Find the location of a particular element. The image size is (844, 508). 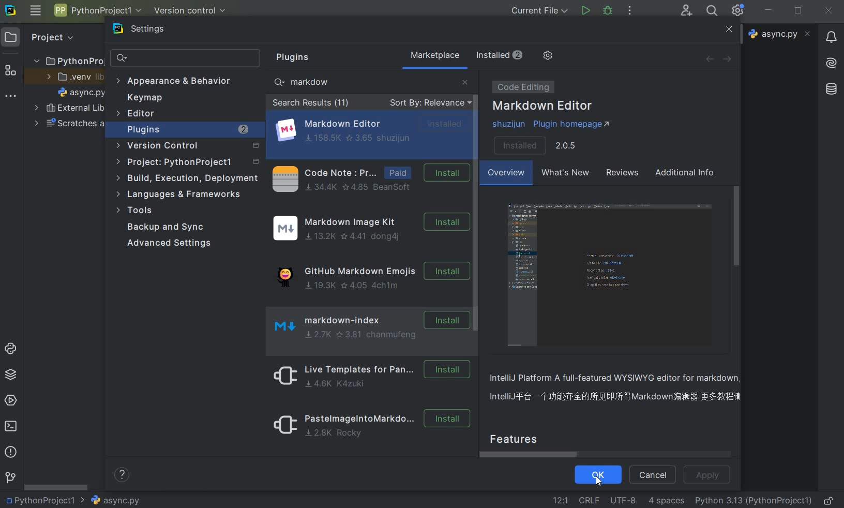

additional info is located at coordinates (685, 174).